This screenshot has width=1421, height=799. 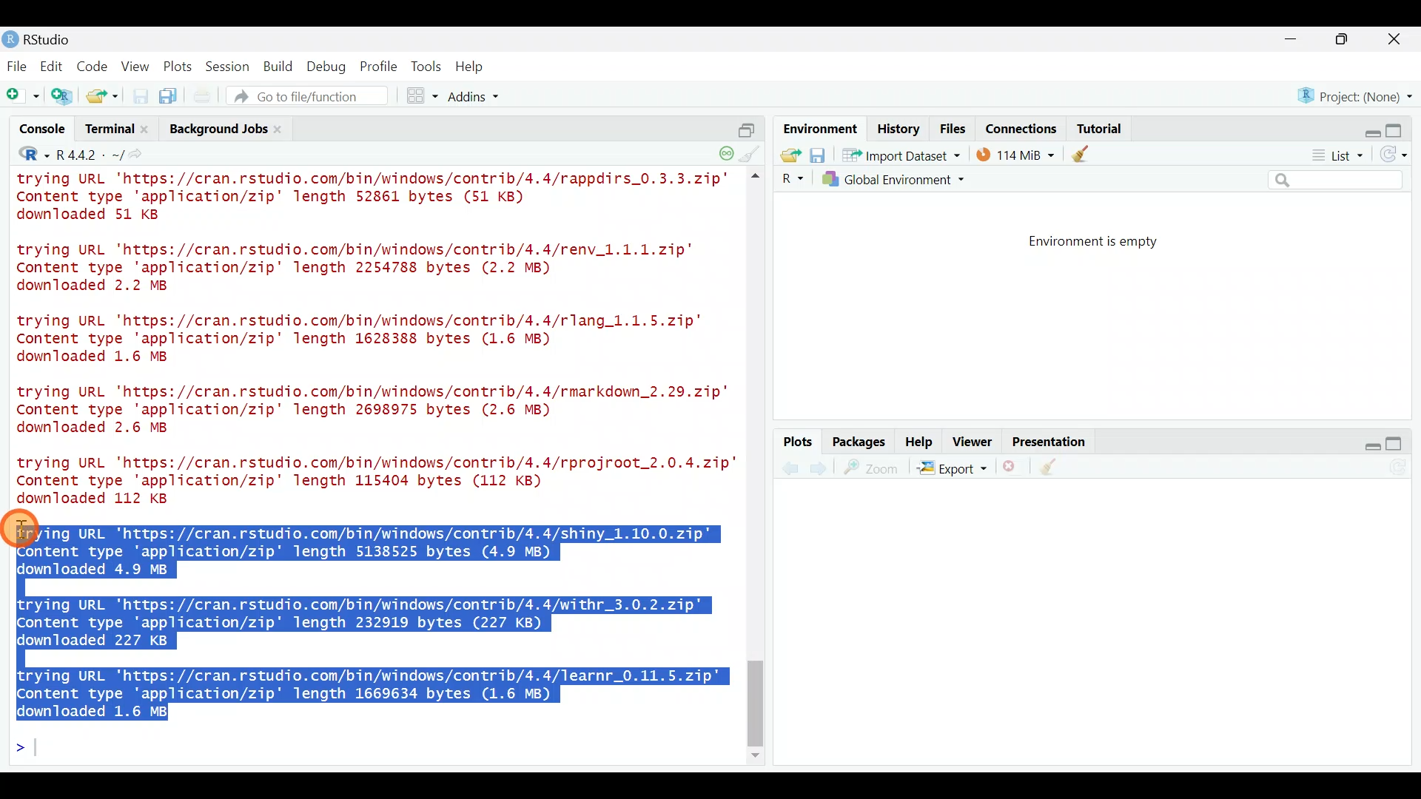 I want to click on * Import Dataset *, so click(x=897, y=155).